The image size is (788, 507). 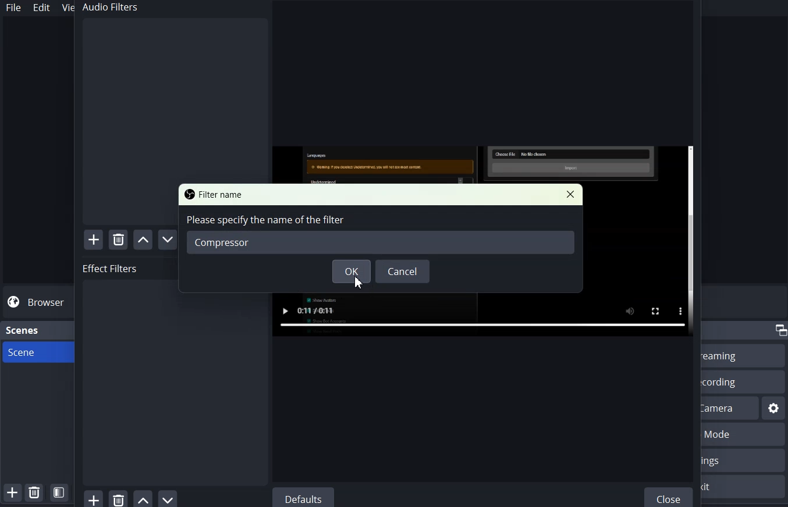 What do you see at coordinates (173, 91) in the screenshot?
I see `Audio Filters` at bounding box center [173, 91].